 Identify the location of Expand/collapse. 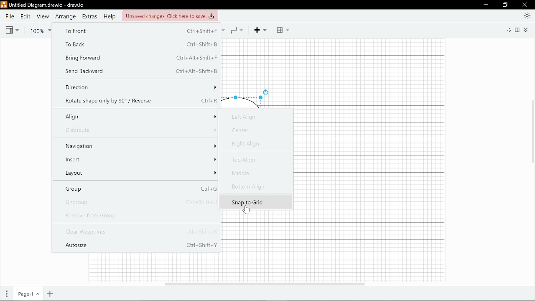
(526, 30).